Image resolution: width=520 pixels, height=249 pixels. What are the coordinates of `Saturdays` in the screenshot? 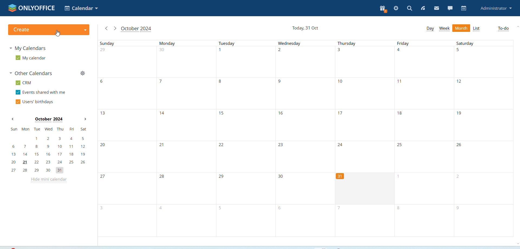 It's located at (484, 138).